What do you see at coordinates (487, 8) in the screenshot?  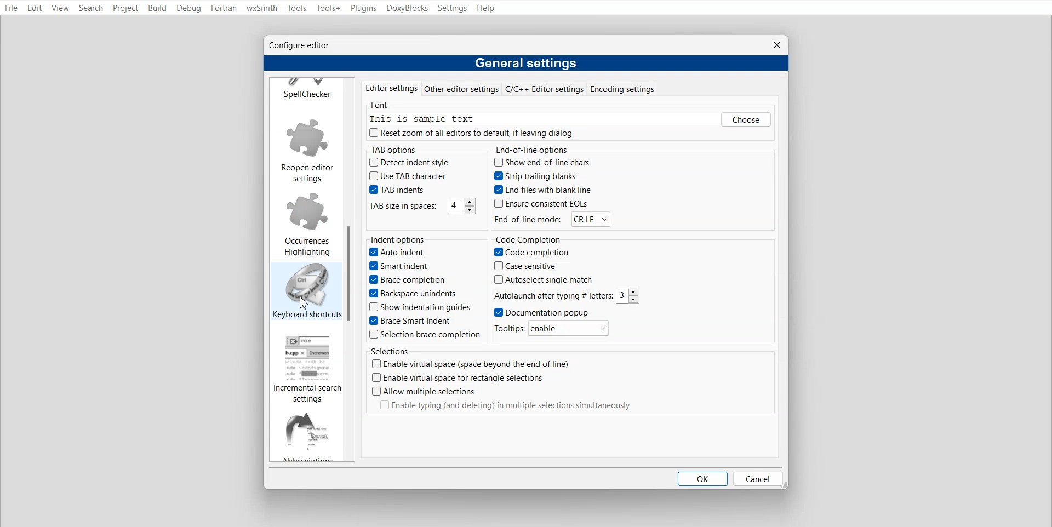 I see `Help` at bounding box center [487, 8].